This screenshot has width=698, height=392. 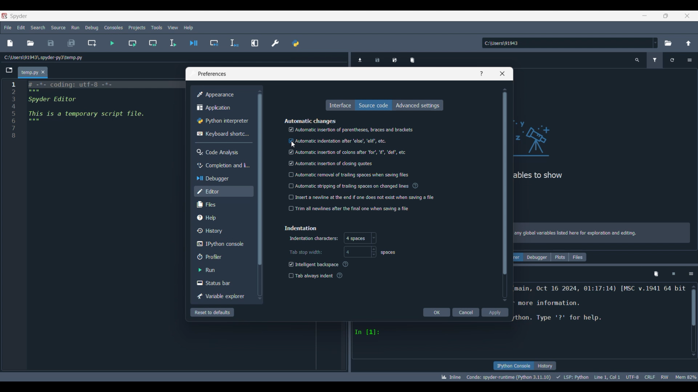 I want to click on Current code, so click(x=96, y=114).